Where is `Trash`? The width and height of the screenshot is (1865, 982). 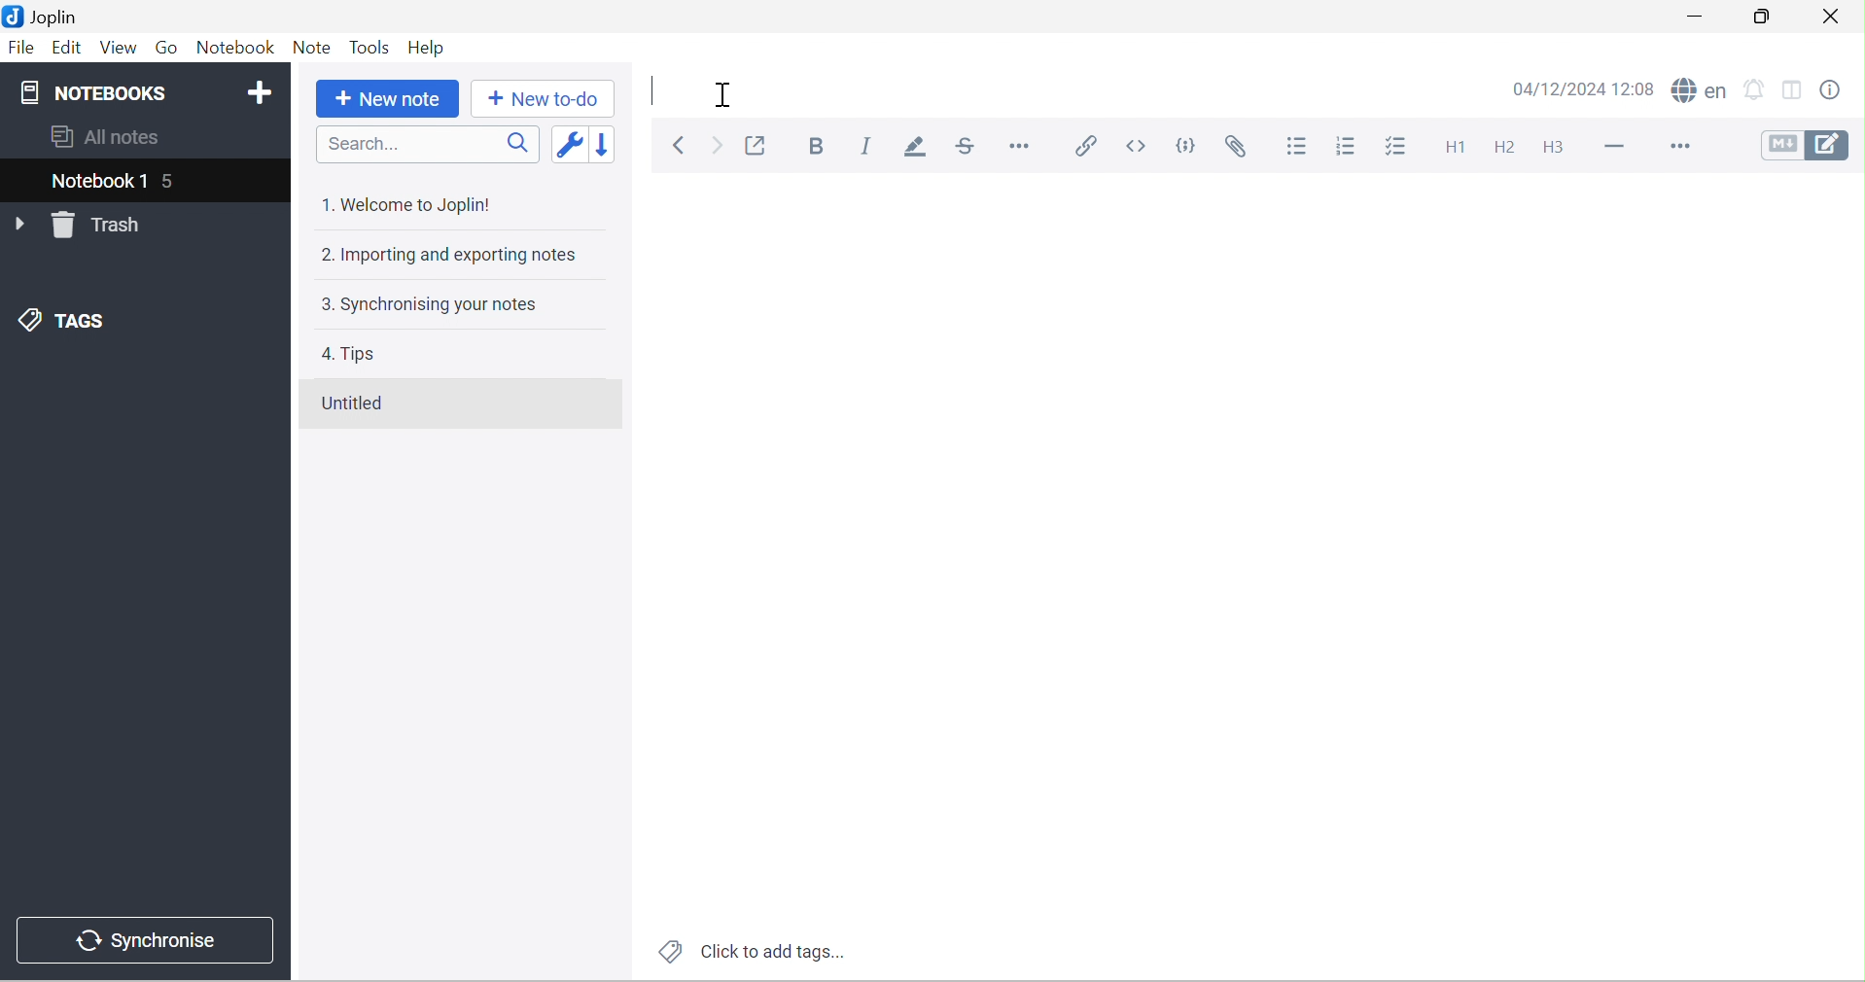 Trash is located at coordinates (104, 226).